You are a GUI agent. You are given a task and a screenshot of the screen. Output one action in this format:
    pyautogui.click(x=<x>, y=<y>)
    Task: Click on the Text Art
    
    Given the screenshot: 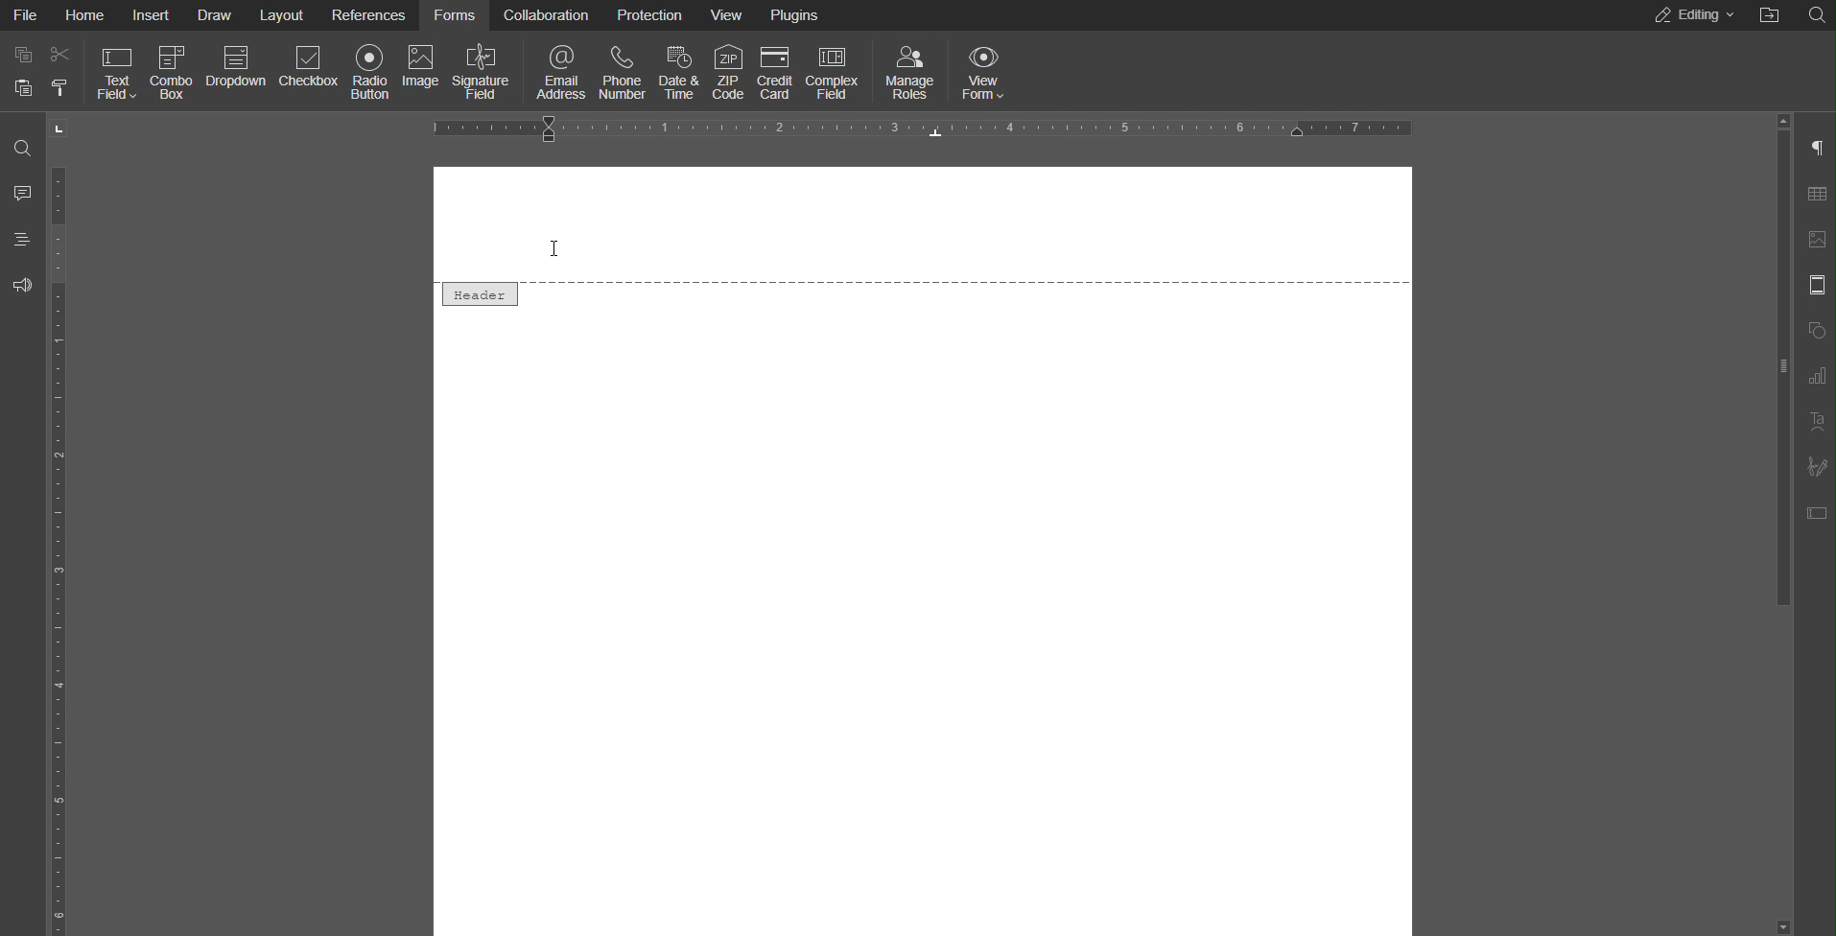 What is the action you would take?
    pyautogui.click(x=1814, y=421)
    